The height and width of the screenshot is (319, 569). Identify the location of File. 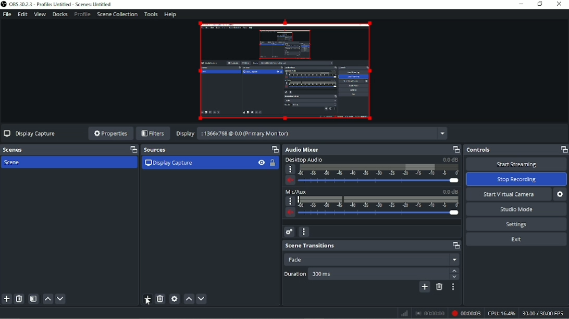
(6, 14).